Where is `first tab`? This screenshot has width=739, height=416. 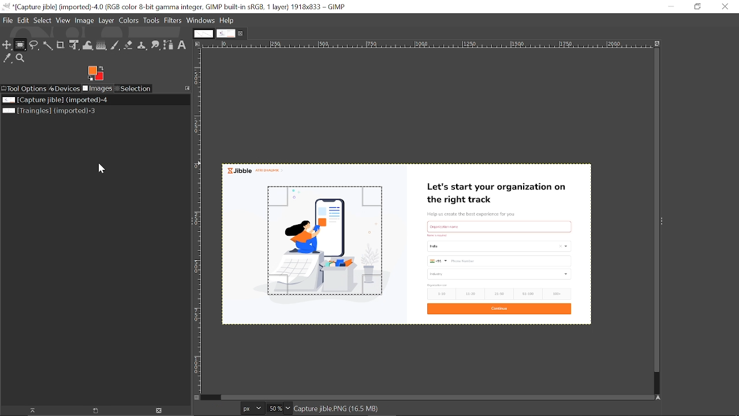
first tab is located at coordinates (203, 34).